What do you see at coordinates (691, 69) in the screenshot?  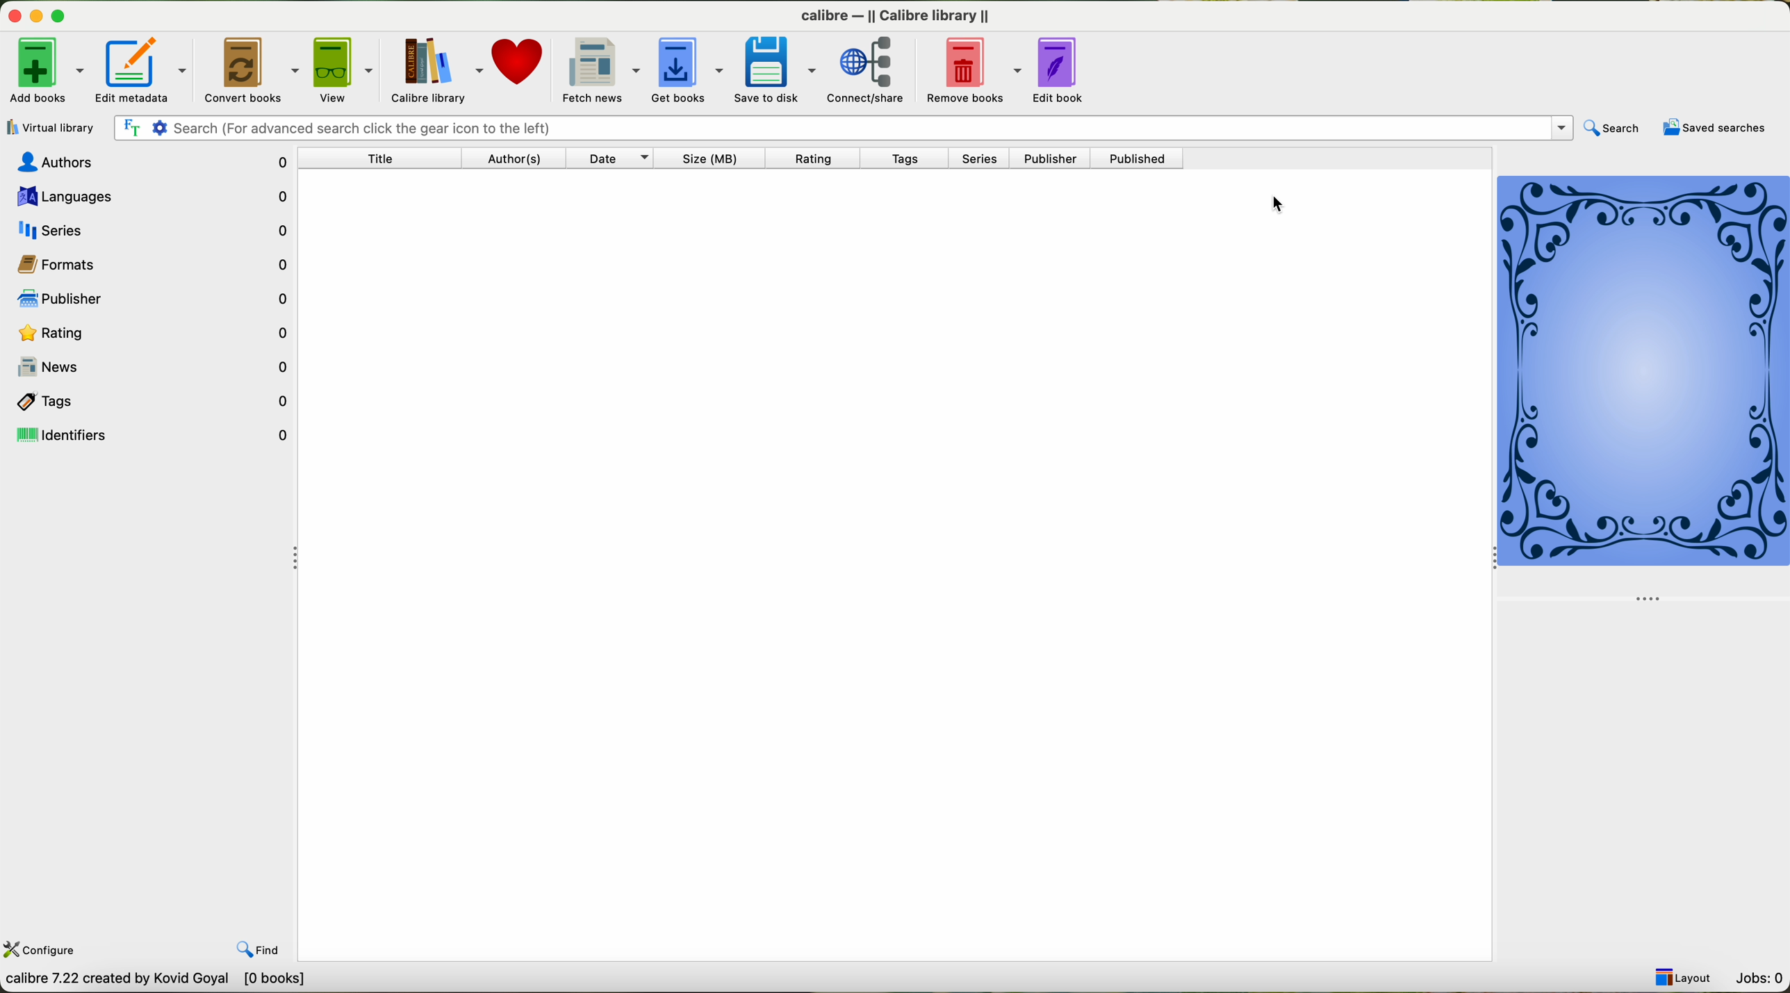 I see `get books` at bounding box center [691, 69].